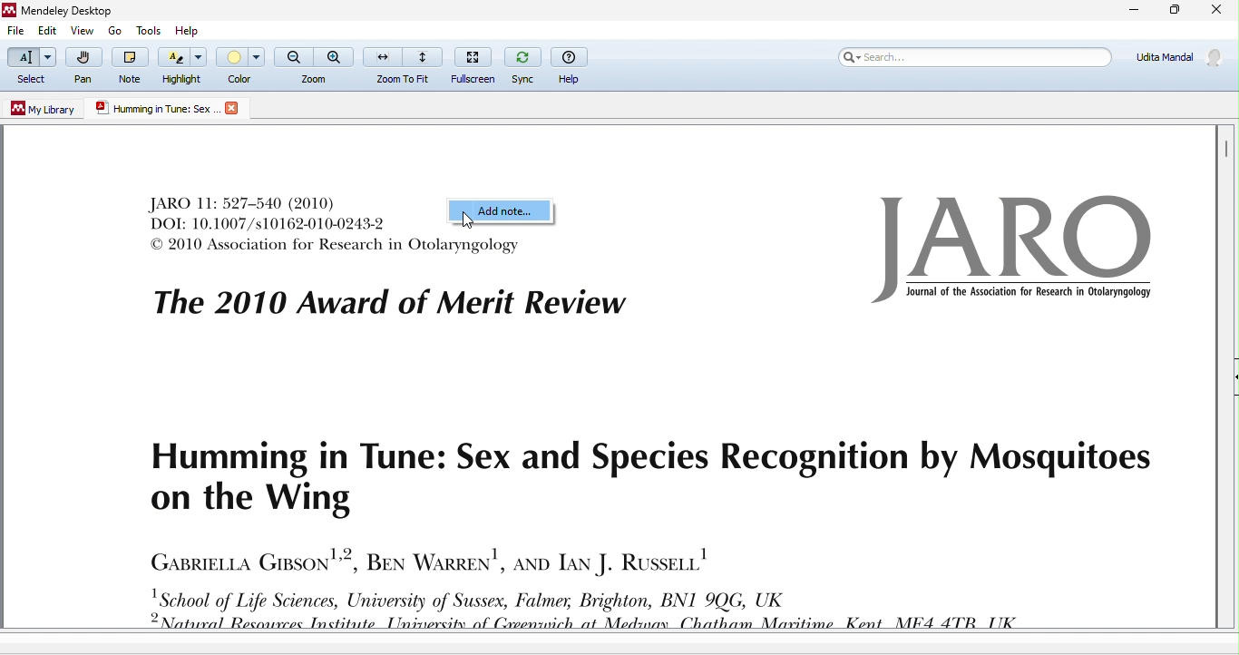 The width and height of the screenshot is (1239, 655). Describe the element at coordinates (1134, 11) in the screenshot. I see `minimize` at that location.